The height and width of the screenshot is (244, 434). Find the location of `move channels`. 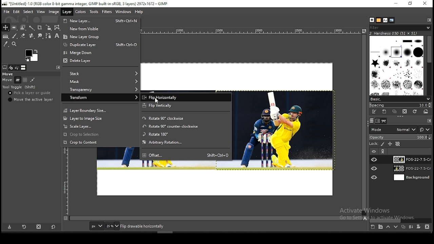

move channels is located at coordinates (25, 80).